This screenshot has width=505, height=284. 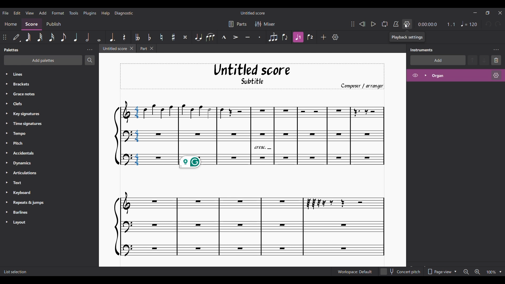 What do you see at coordinates (472, 60) in the screenshot?
I see `Move selection up` at bounding box center [472, 60].